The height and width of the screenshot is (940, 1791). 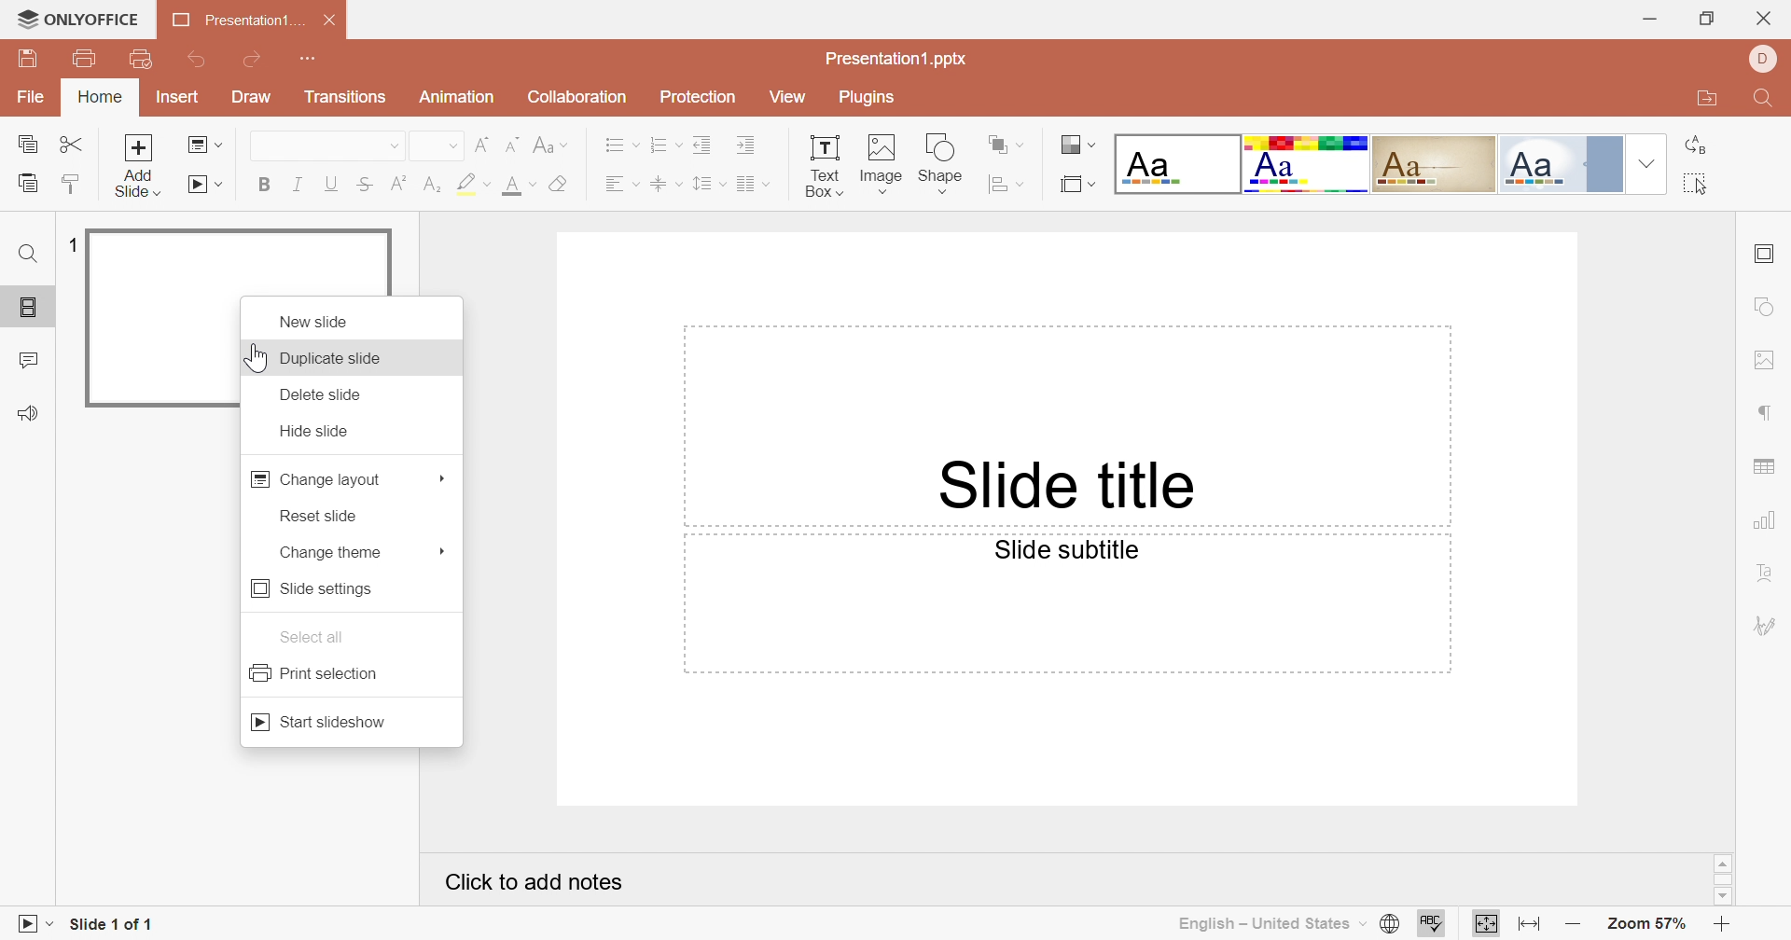 What do you see at coordinates (512, 144) in the screenshot?
I see `Decrement font size` at bounding box center [512, 144].